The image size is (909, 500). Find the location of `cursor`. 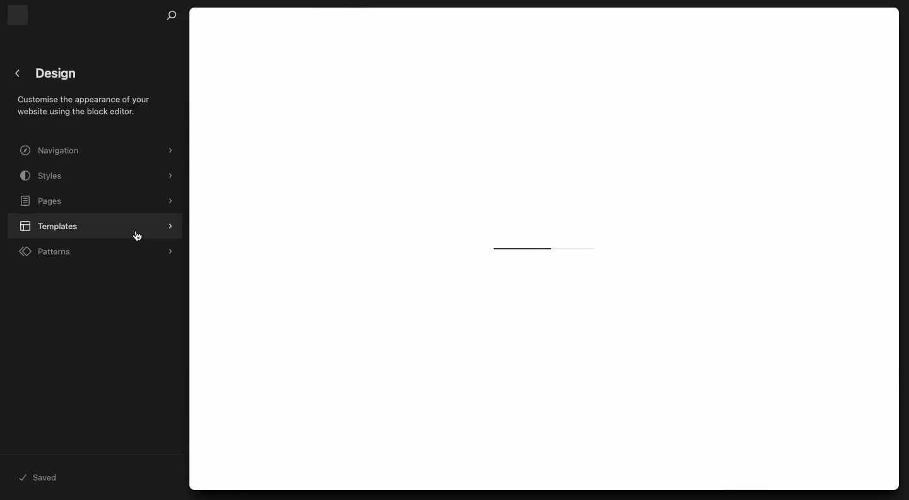

cursor is located at coordinates (139, 239).